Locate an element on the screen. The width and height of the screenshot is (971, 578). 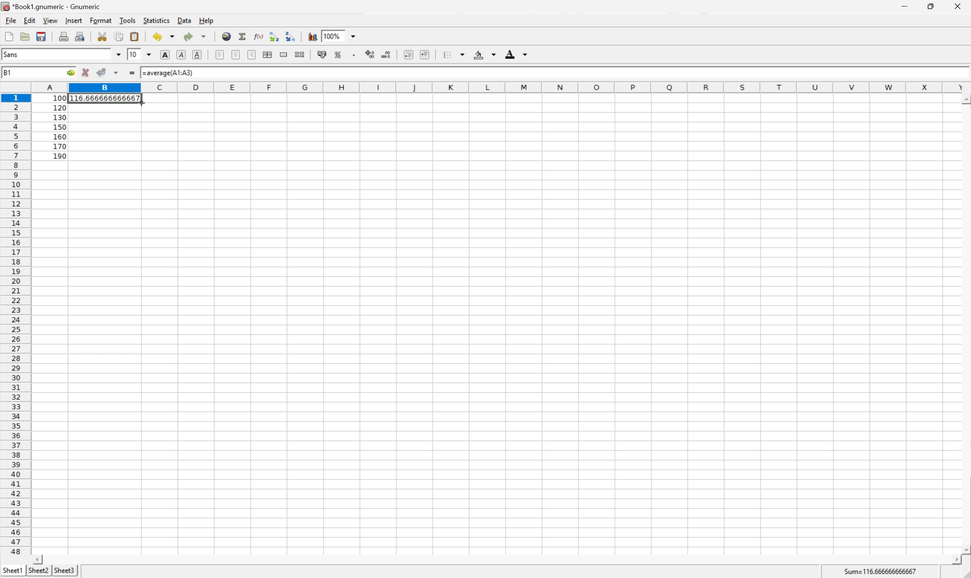
Save current workbook is located at coordinates (44, 36).